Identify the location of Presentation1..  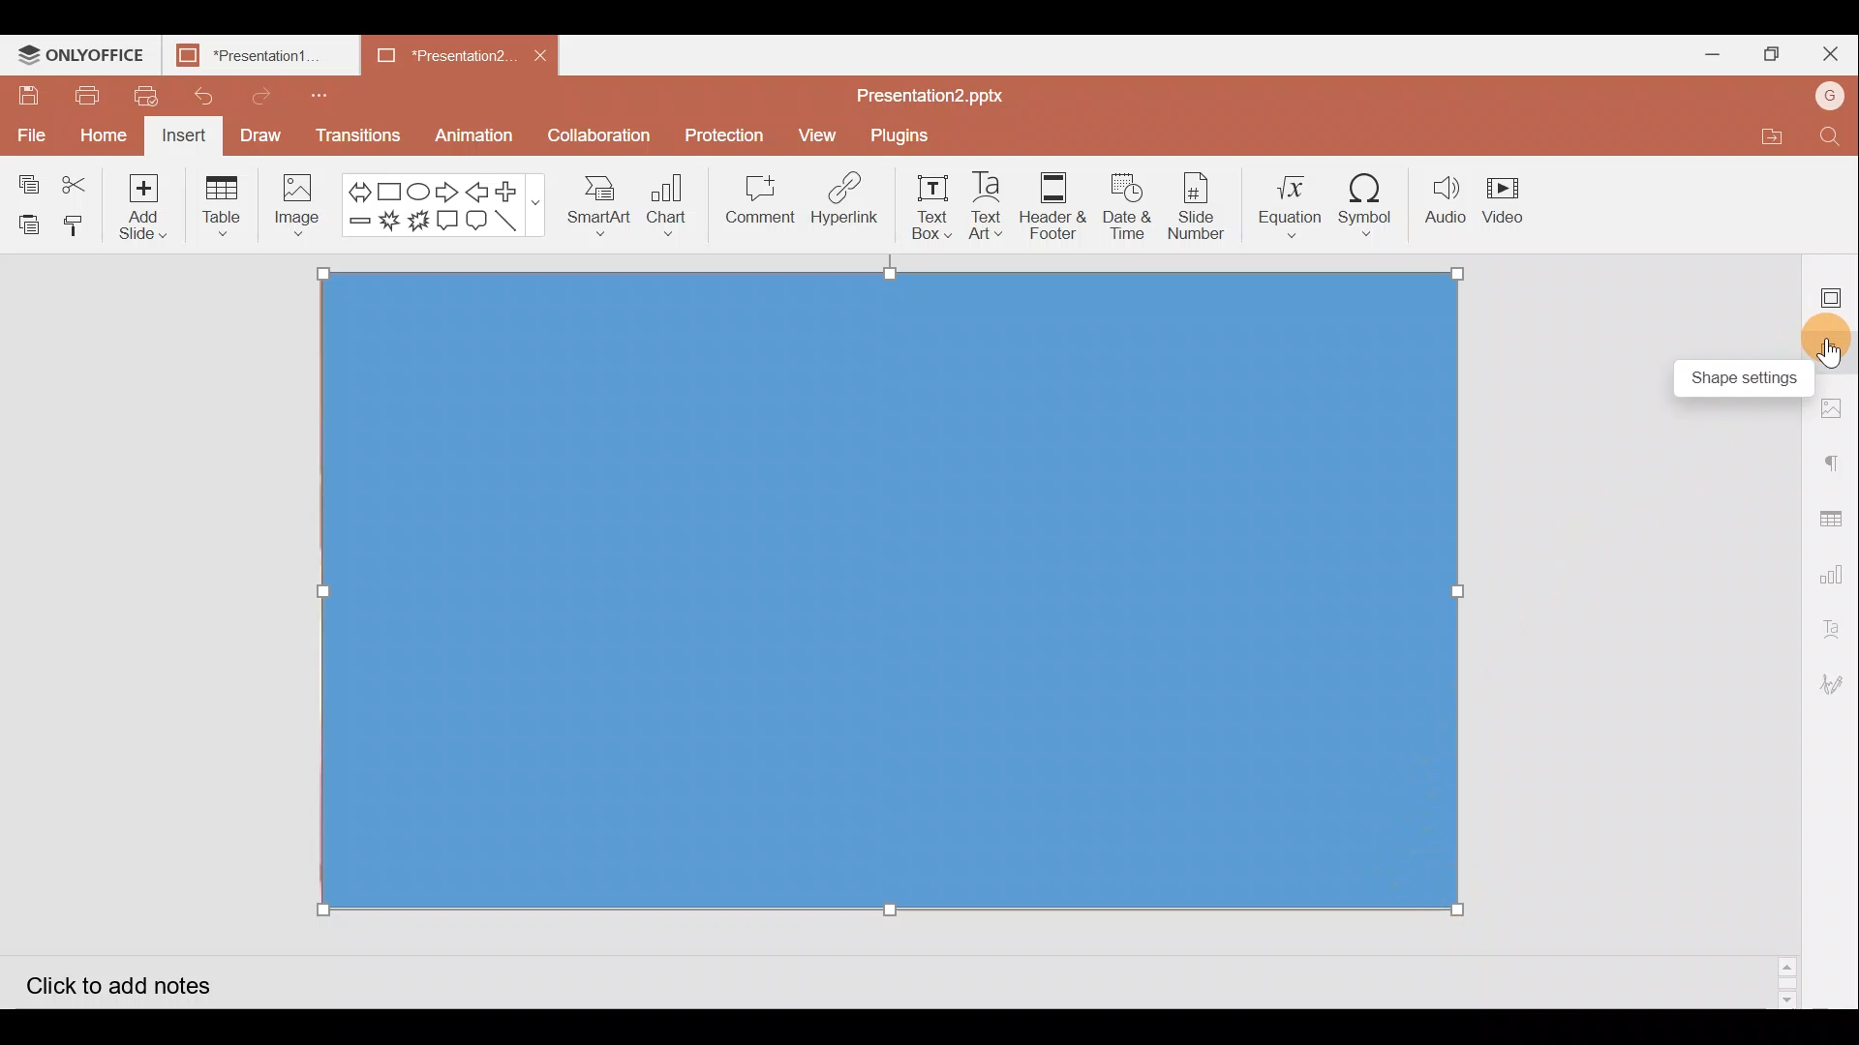
(254, 53).